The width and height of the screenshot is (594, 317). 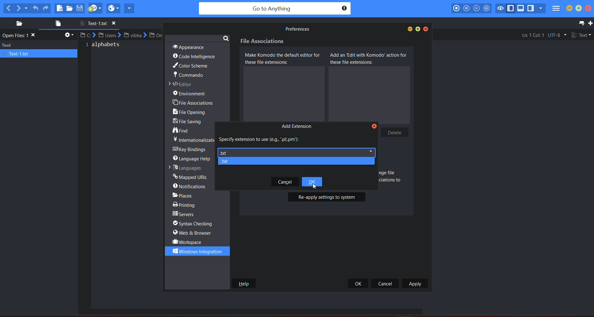 I want to click on Close, so click(x=372, y=126).